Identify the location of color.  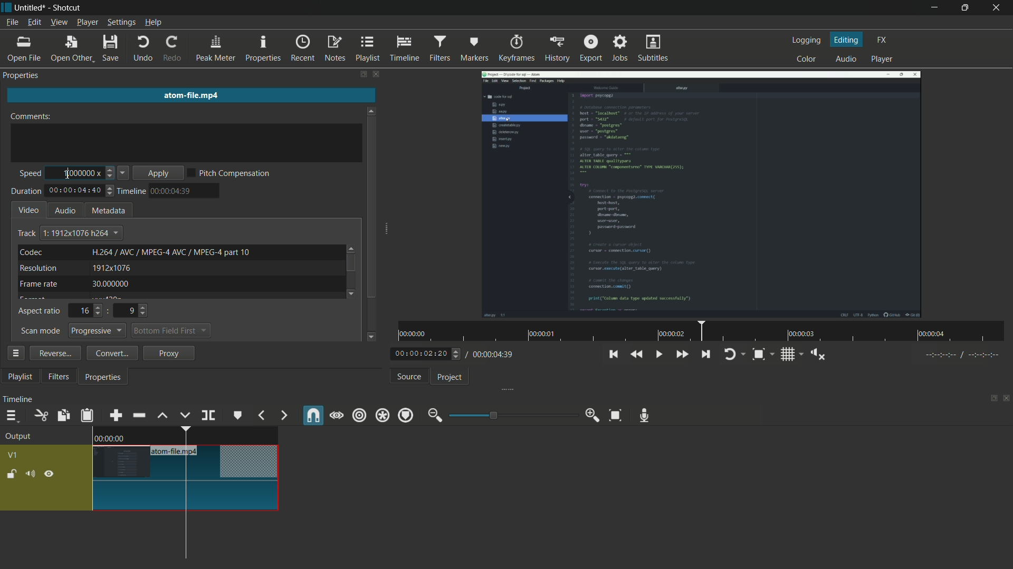
(807, 60).